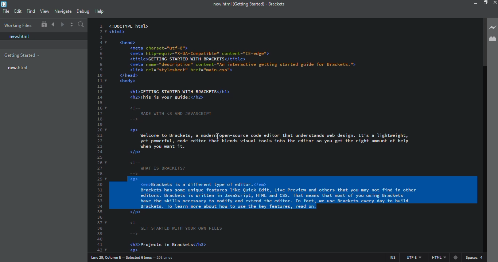  What do you see at coordinates (81, 25) in the screenshot?
I see `search` at bounding box center [81, 25].